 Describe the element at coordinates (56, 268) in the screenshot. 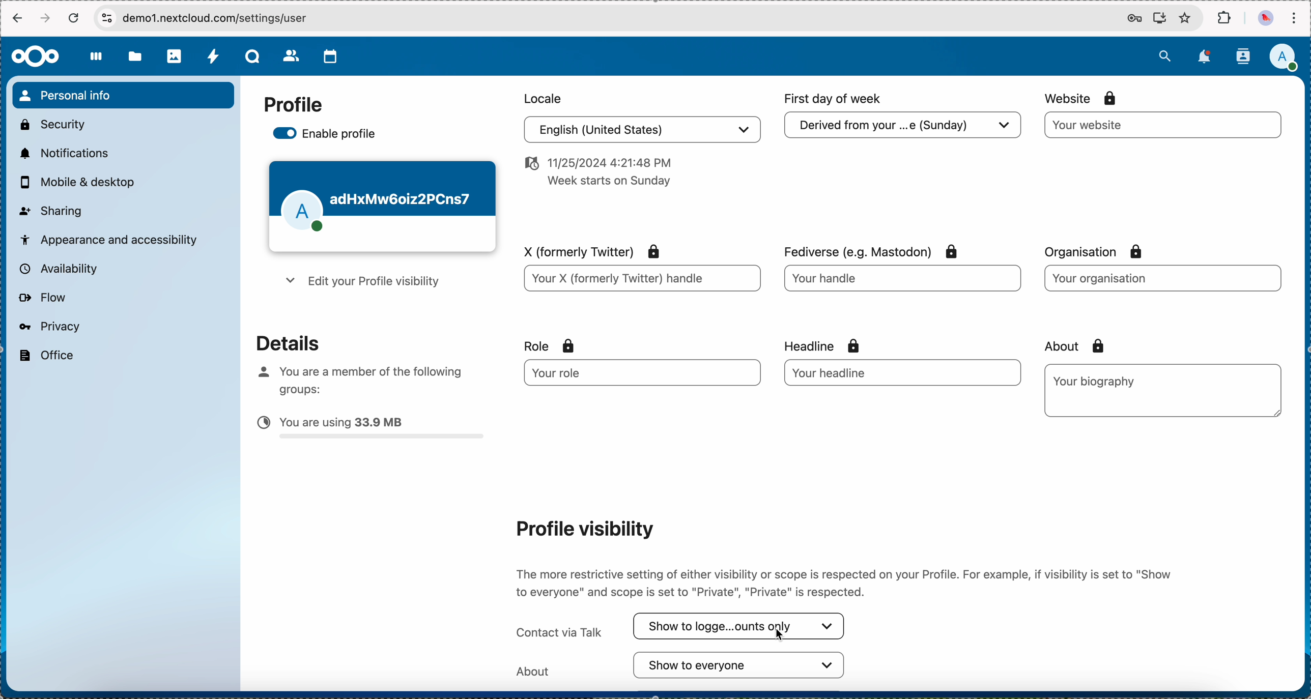

I see `availability` at that location.